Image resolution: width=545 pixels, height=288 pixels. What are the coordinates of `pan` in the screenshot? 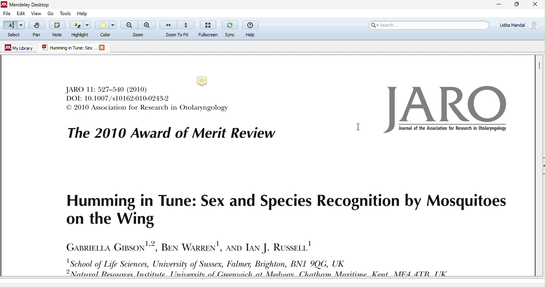 It's located at (39, 30).